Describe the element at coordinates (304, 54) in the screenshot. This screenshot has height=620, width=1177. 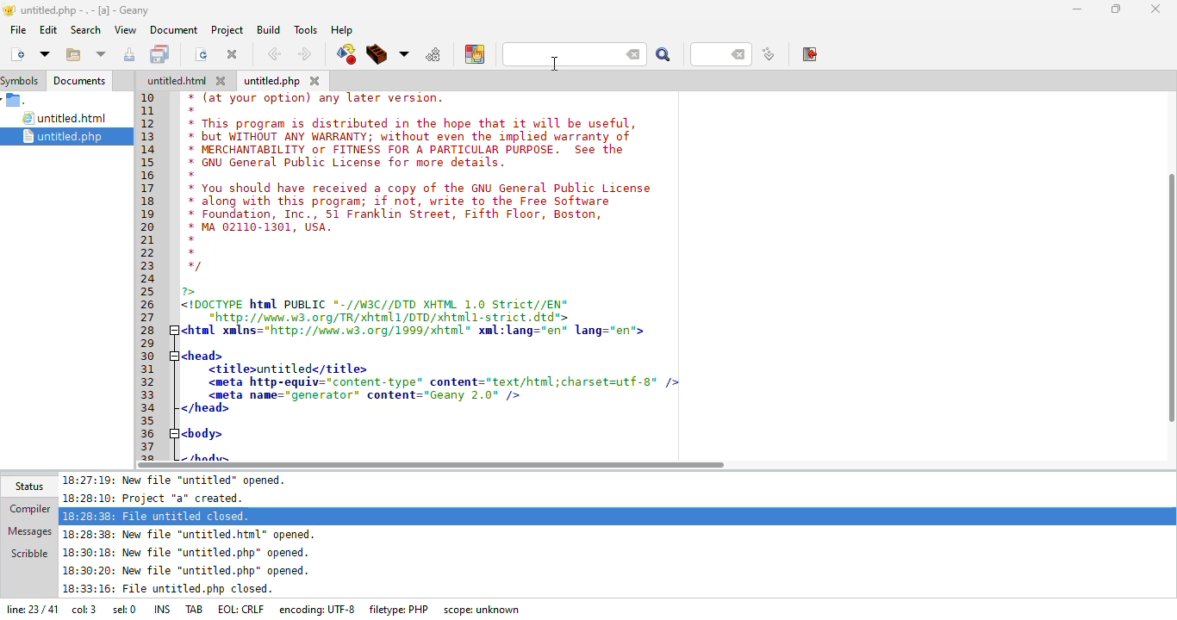
I see `next` at that location.